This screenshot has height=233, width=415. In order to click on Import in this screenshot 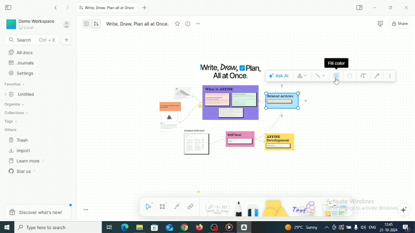, I will do `click(21, 151)`.